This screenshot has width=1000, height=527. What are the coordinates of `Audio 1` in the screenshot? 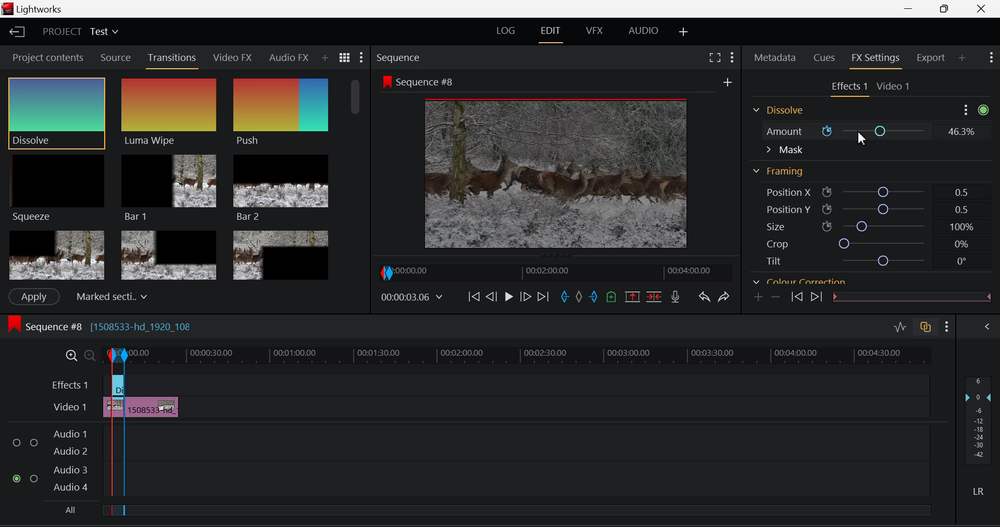 It's located at (70, 430).